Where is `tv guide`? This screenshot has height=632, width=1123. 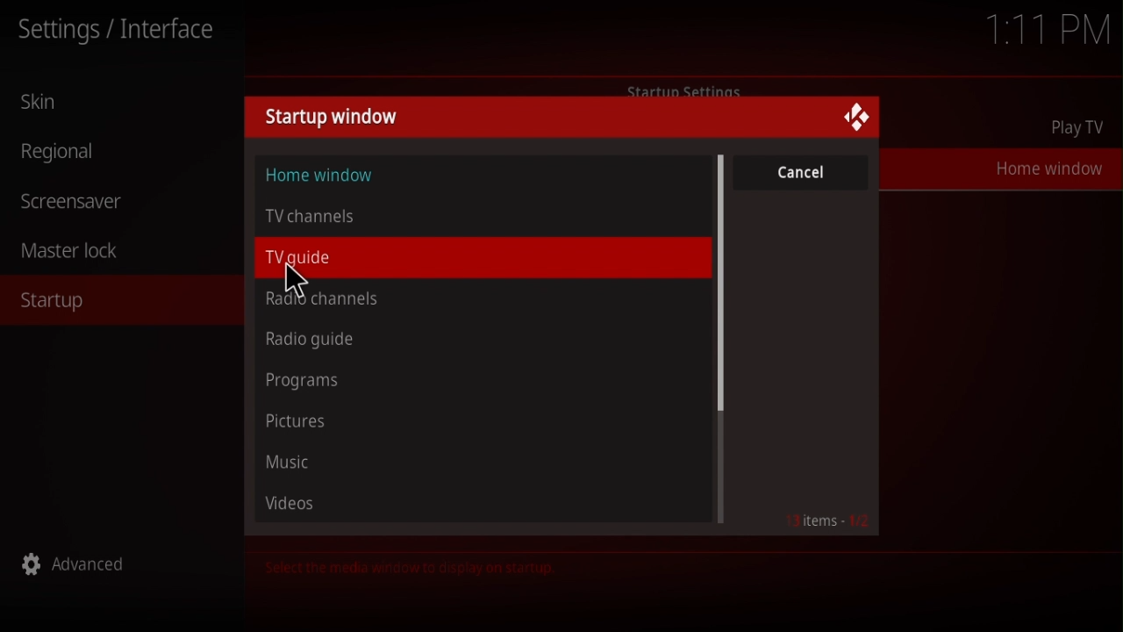 tv guide is located at coordinates (318, 259).